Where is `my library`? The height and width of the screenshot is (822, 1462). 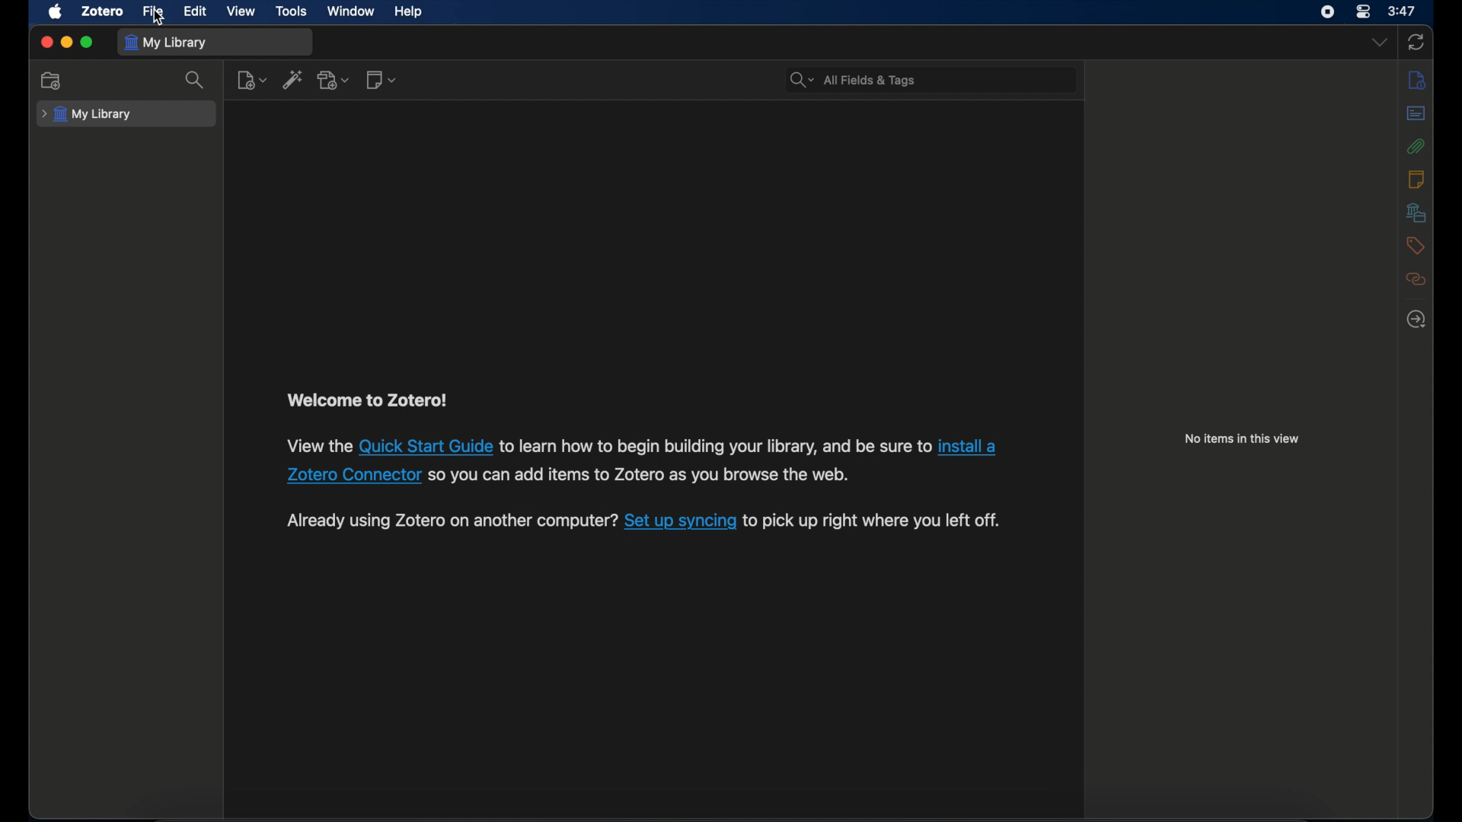 my library is located at coordinates (86, 114).